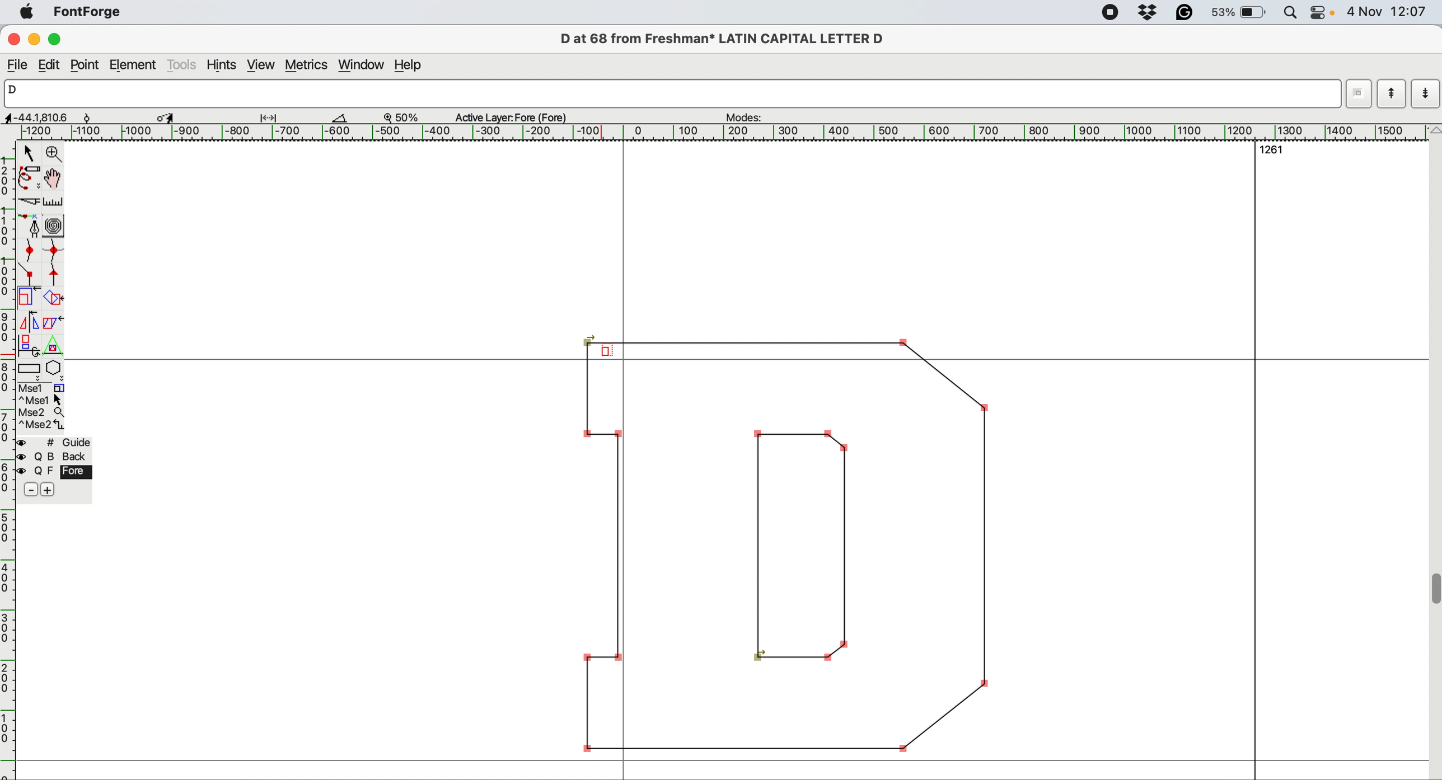 This screenshot has width=1442, height=780. Describe the element at coordinates (182, 65) in the screenshot. I see `tools` at that location.